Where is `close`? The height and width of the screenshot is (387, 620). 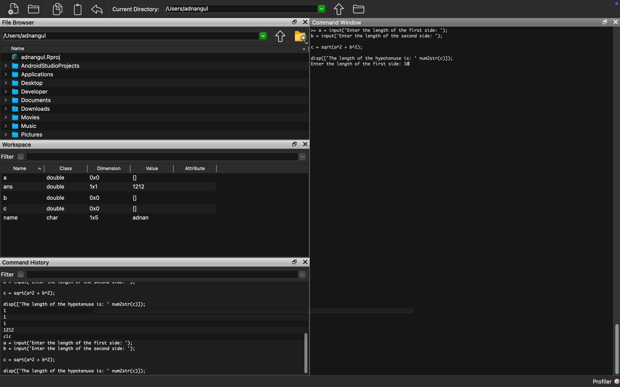 close is located at coordinates (616, 22).